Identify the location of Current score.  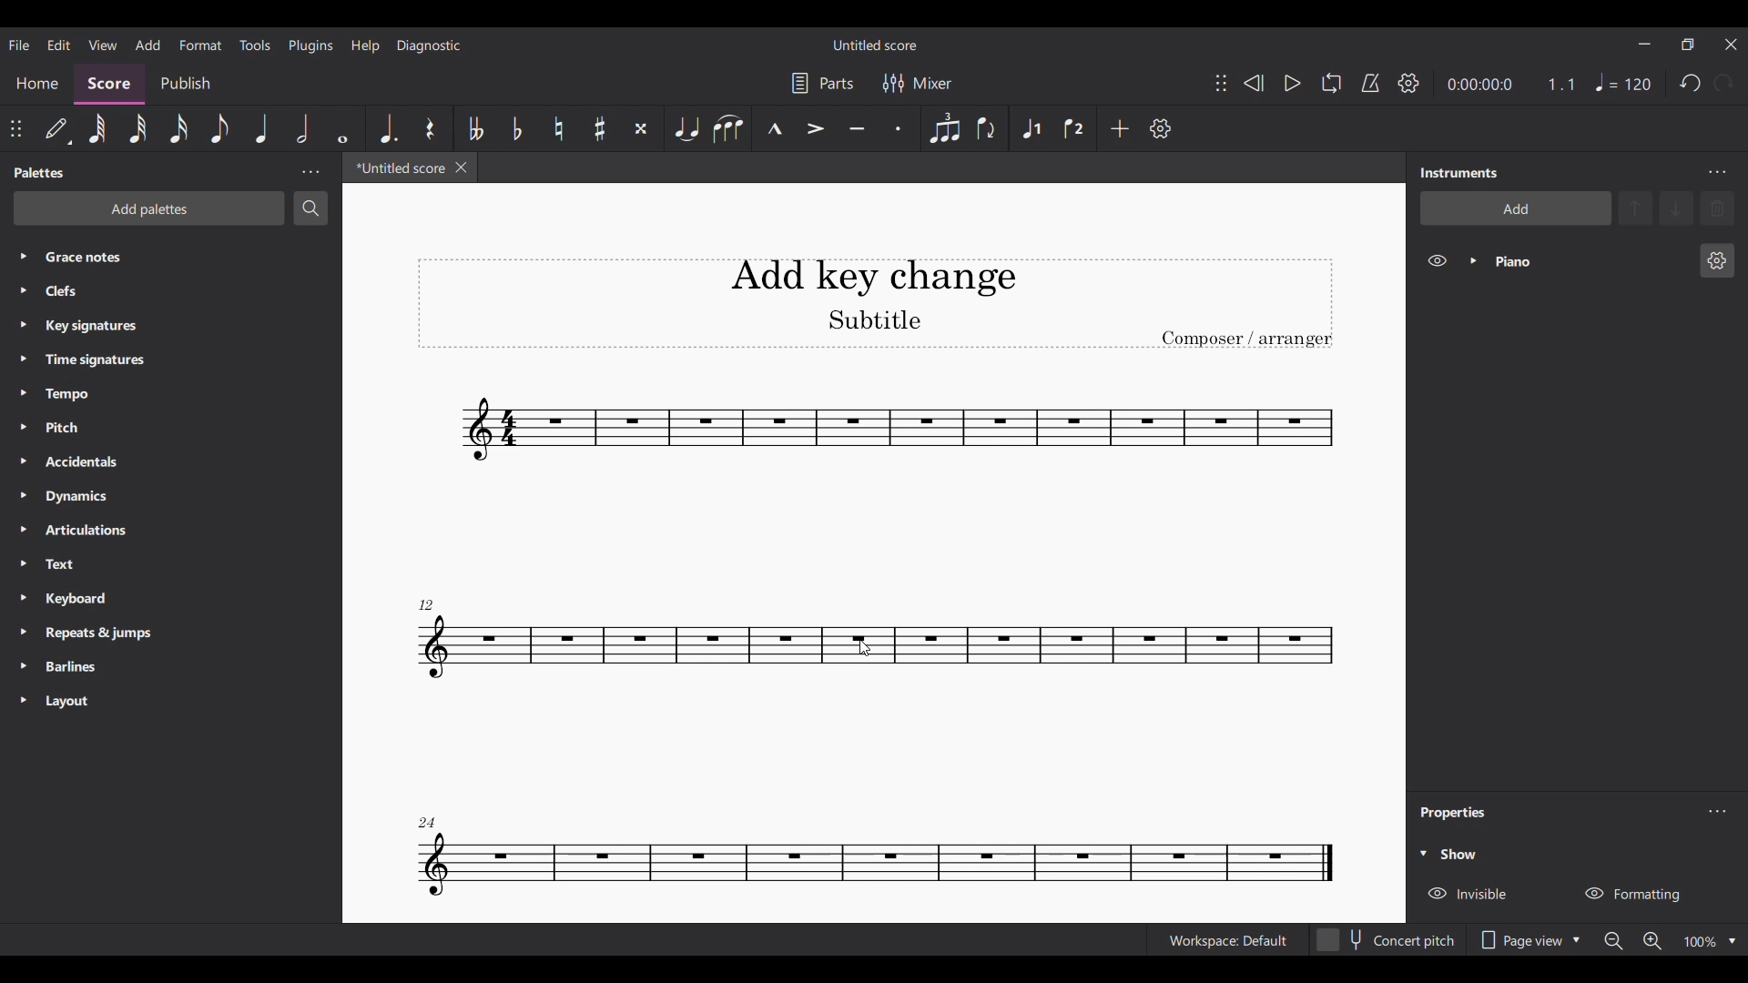
(876, 642).